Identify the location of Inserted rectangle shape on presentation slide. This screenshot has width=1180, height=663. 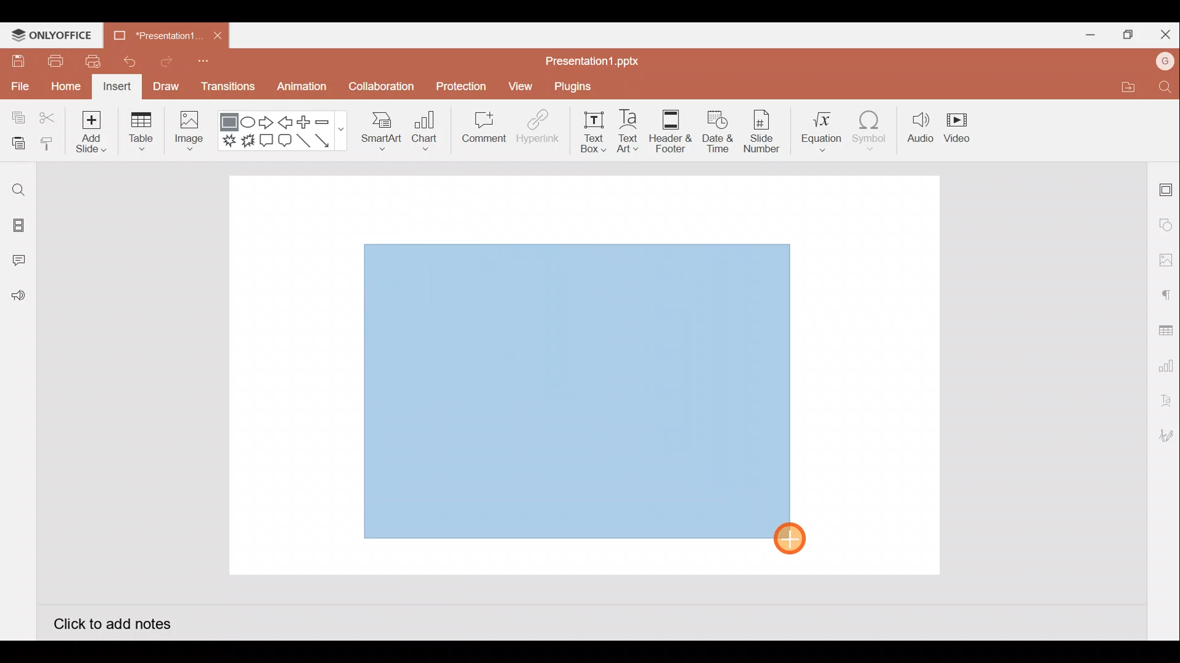
(575, 389).